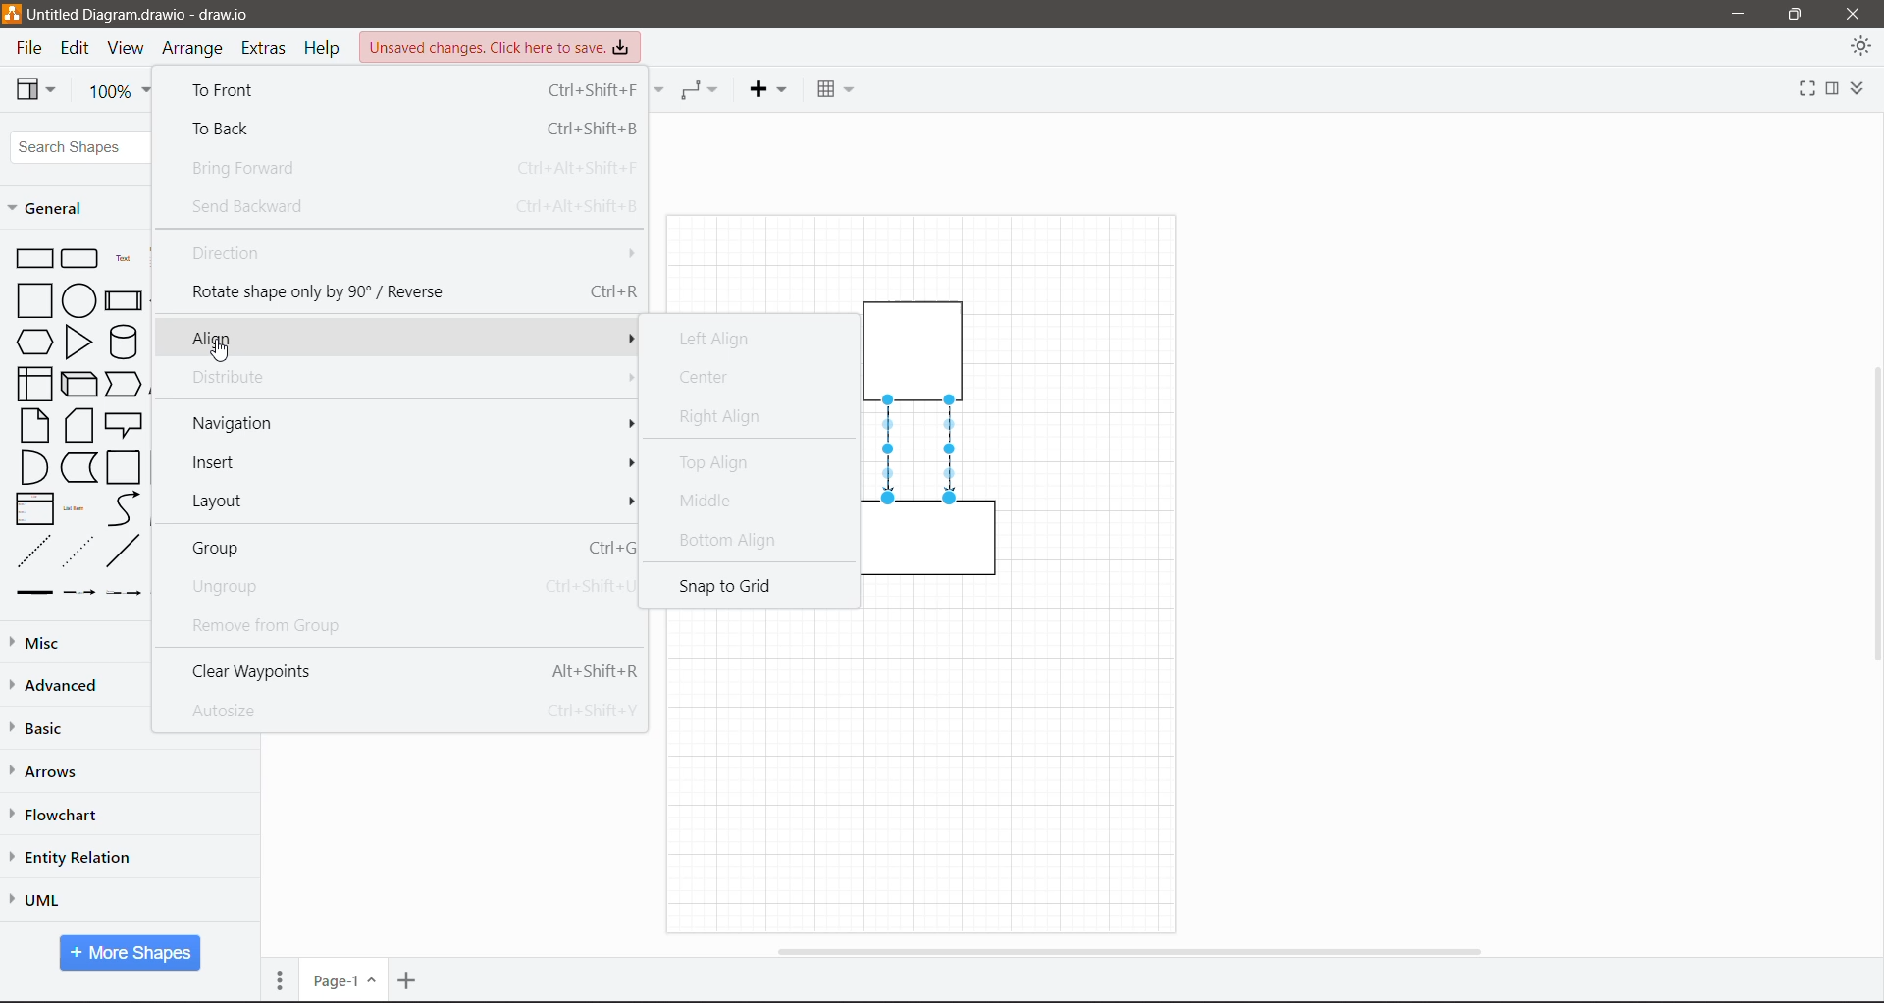 This screenshot has height=1003, width=1884. What do you see at coordinates (30, 593) in the screenshot?
I see `link` at bounding box center [30, 593].